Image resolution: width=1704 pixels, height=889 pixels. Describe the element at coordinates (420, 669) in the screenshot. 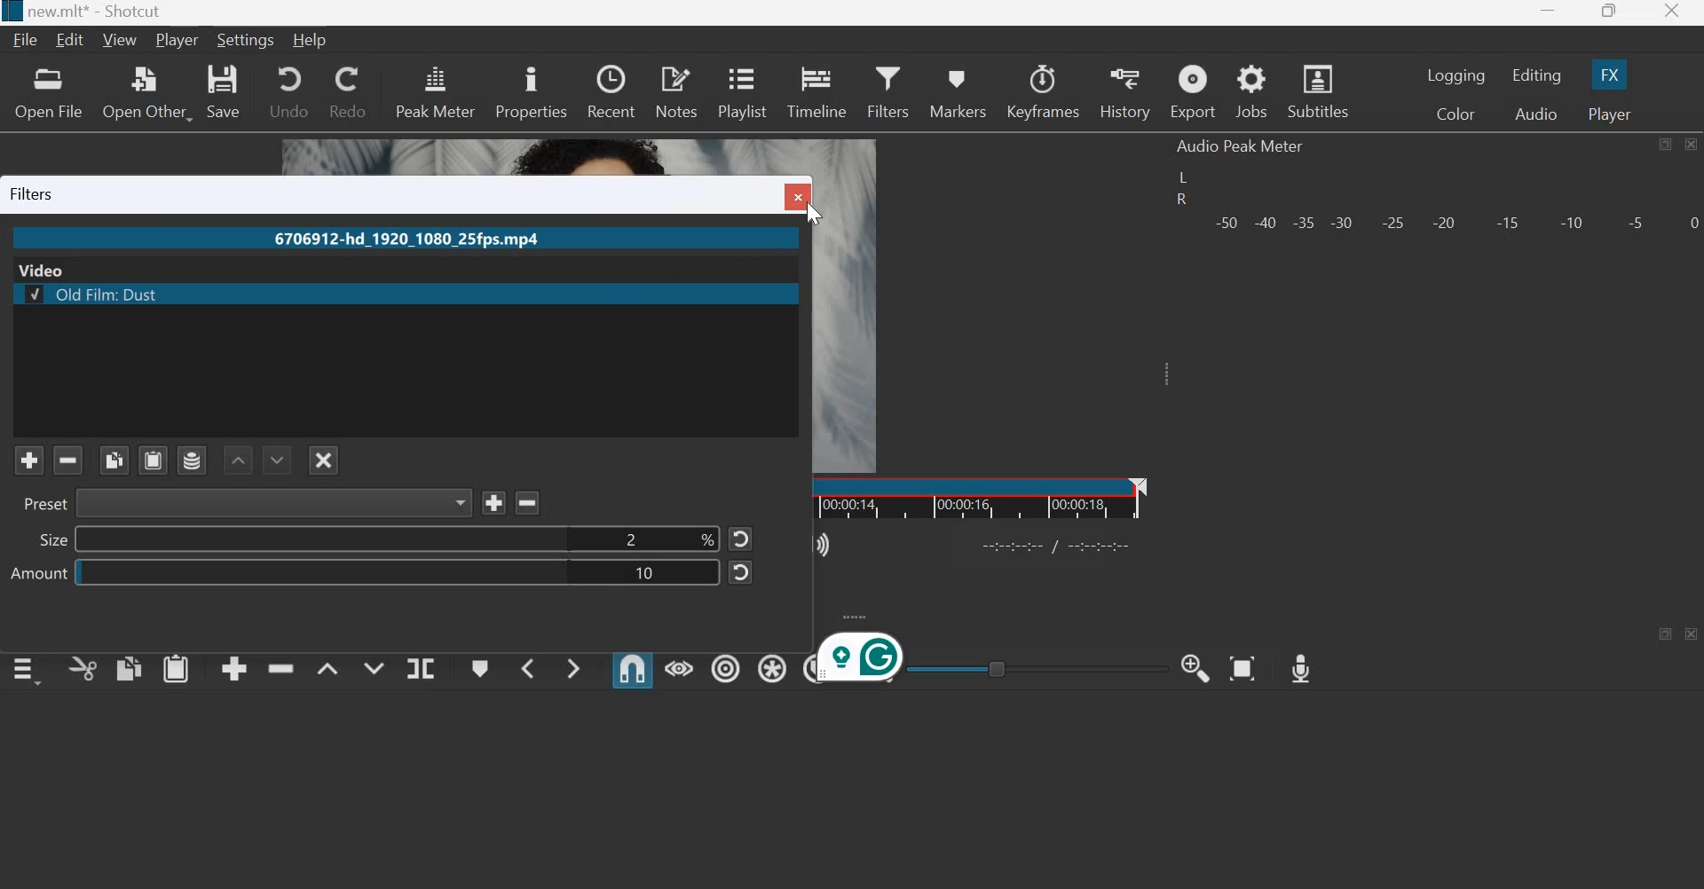

I see `Split at playhead` at that location.